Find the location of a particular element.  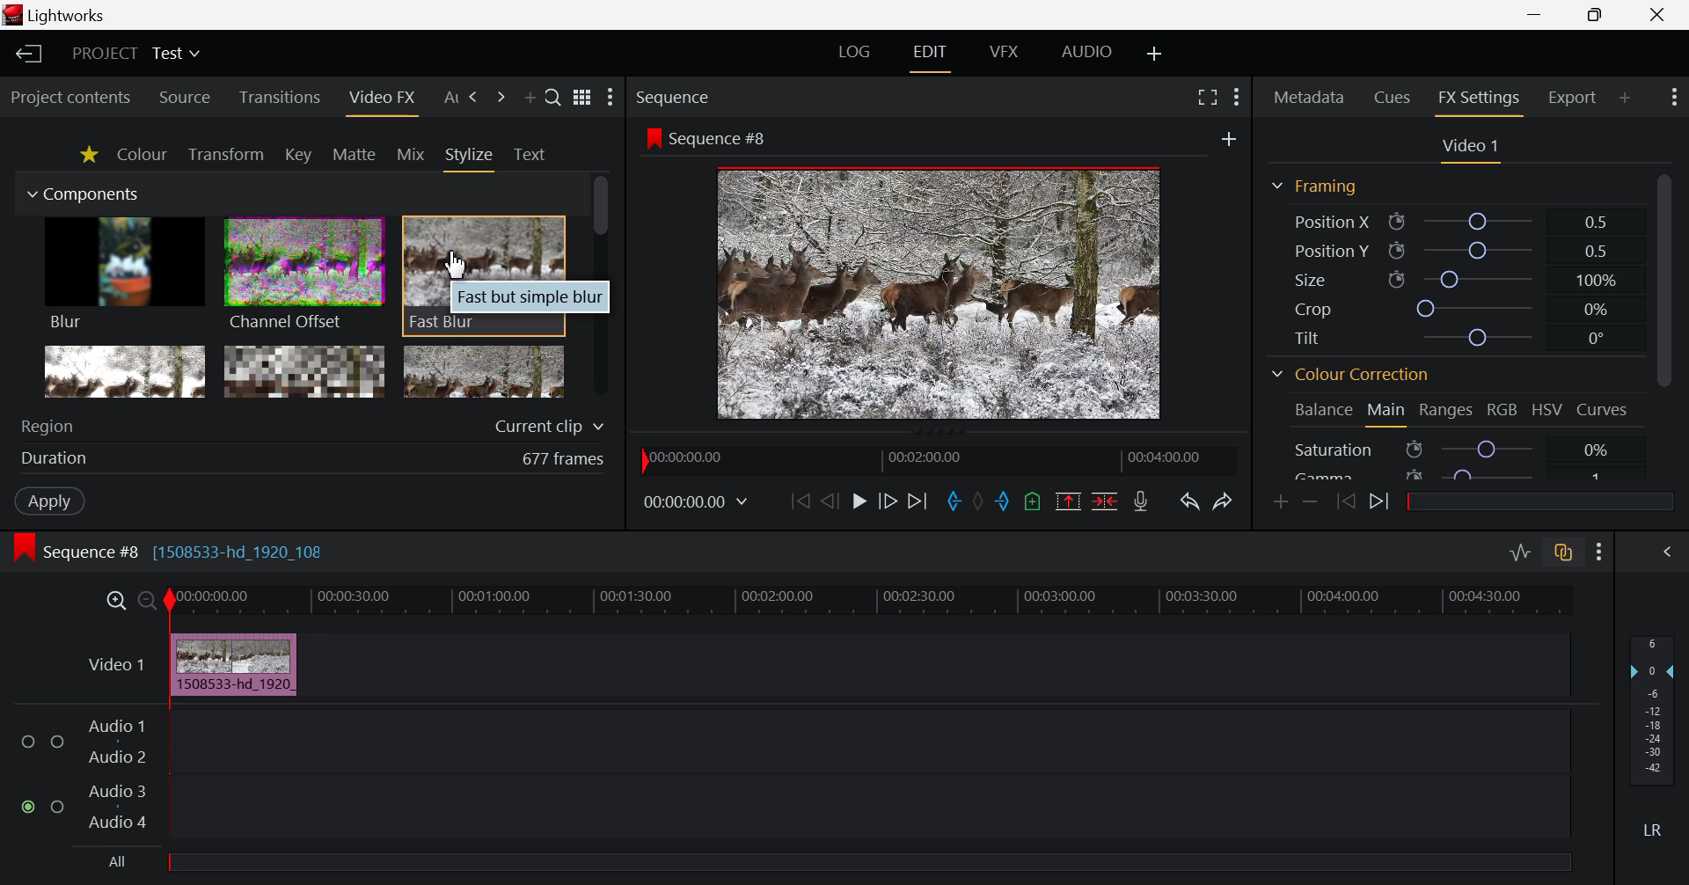

Video Layer  is located at coordinates (101, 662).